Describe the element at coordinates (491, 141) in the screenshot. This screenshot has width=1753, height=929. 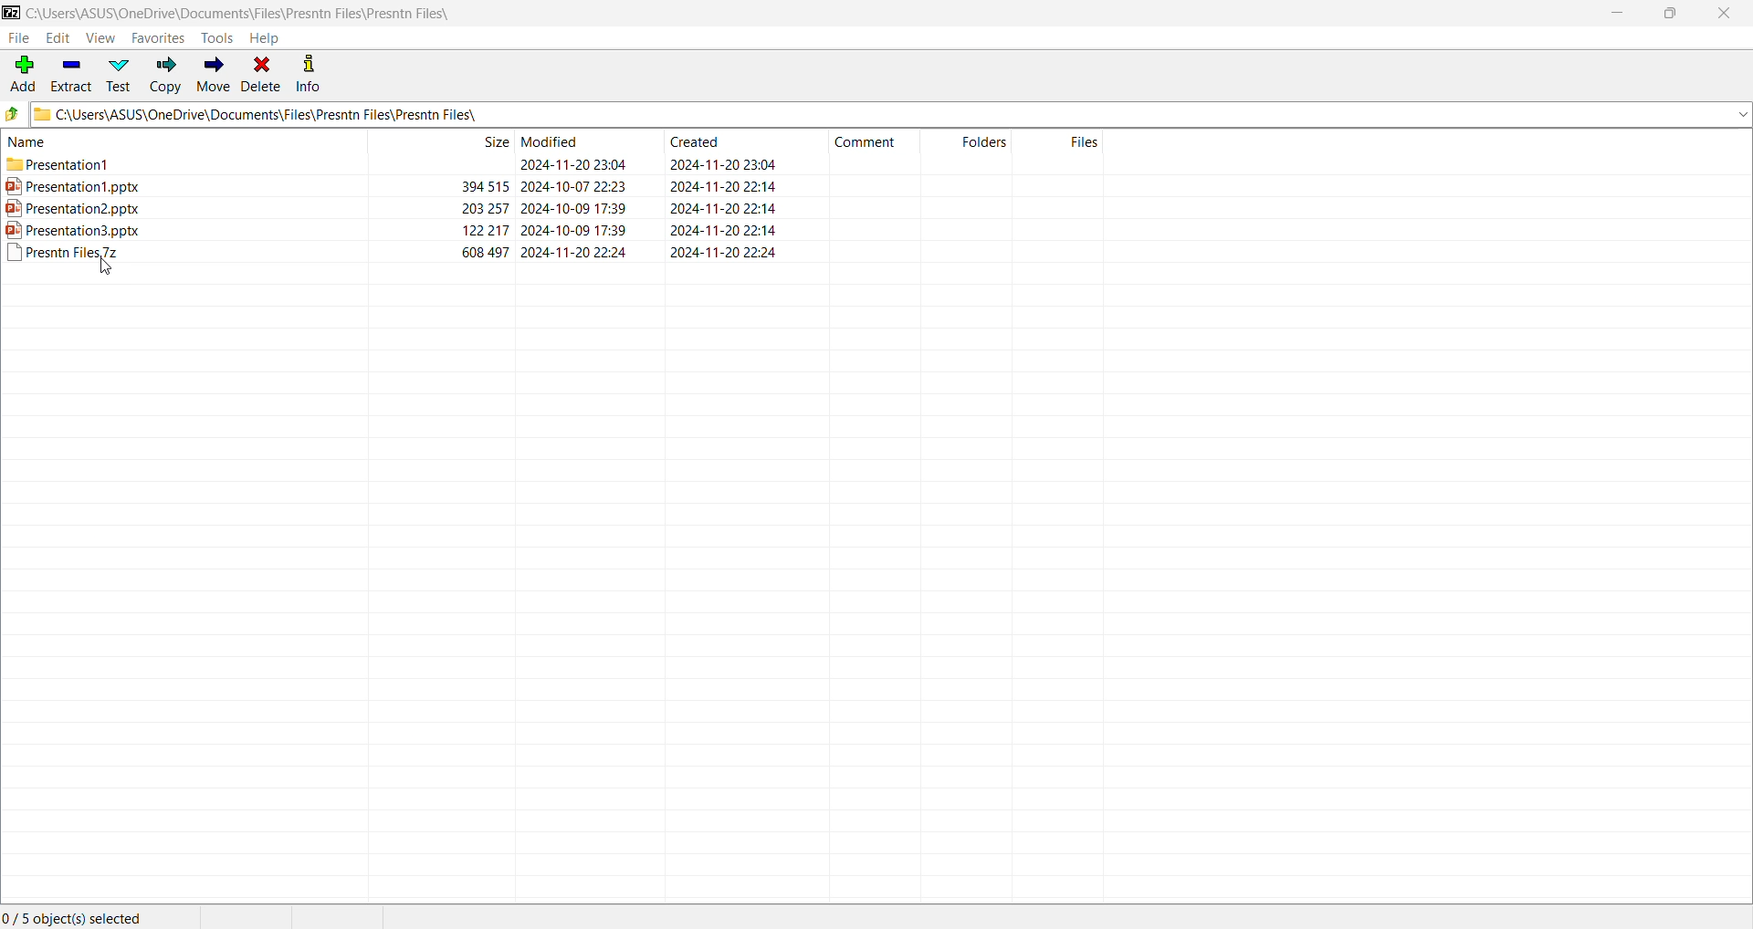
I see `Size ` at that location.